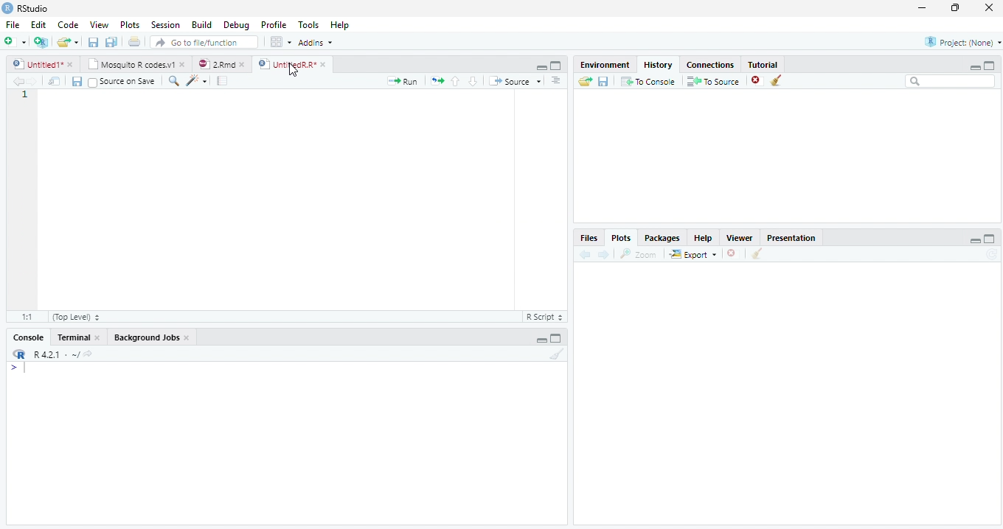 This screenshot has width=1003, height=529. I want to click on Load workspace, so click(583, 83).